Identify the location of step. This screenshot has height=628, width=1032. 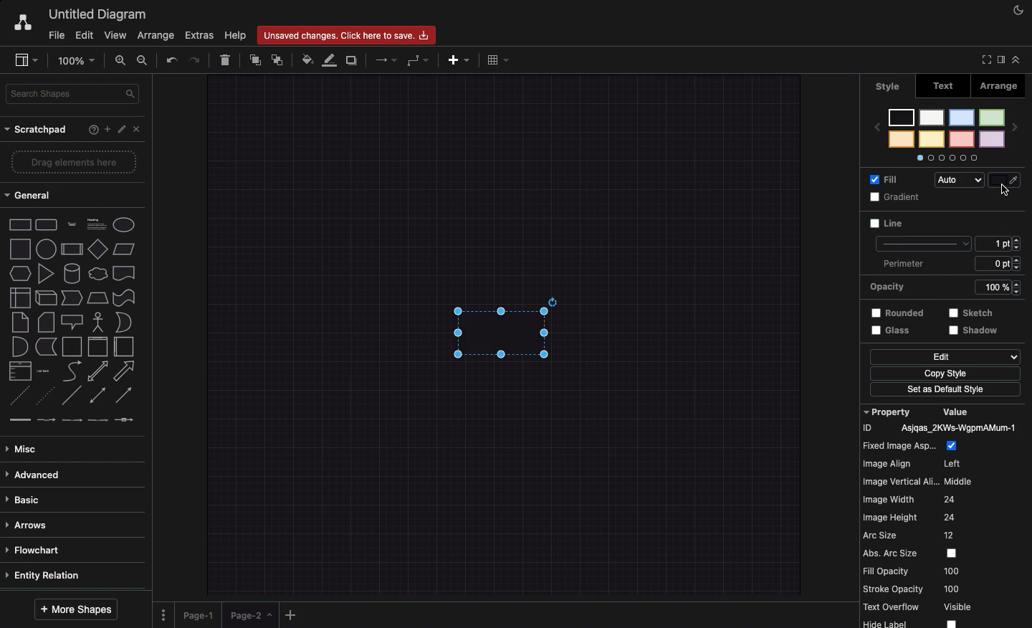
(70, 297).